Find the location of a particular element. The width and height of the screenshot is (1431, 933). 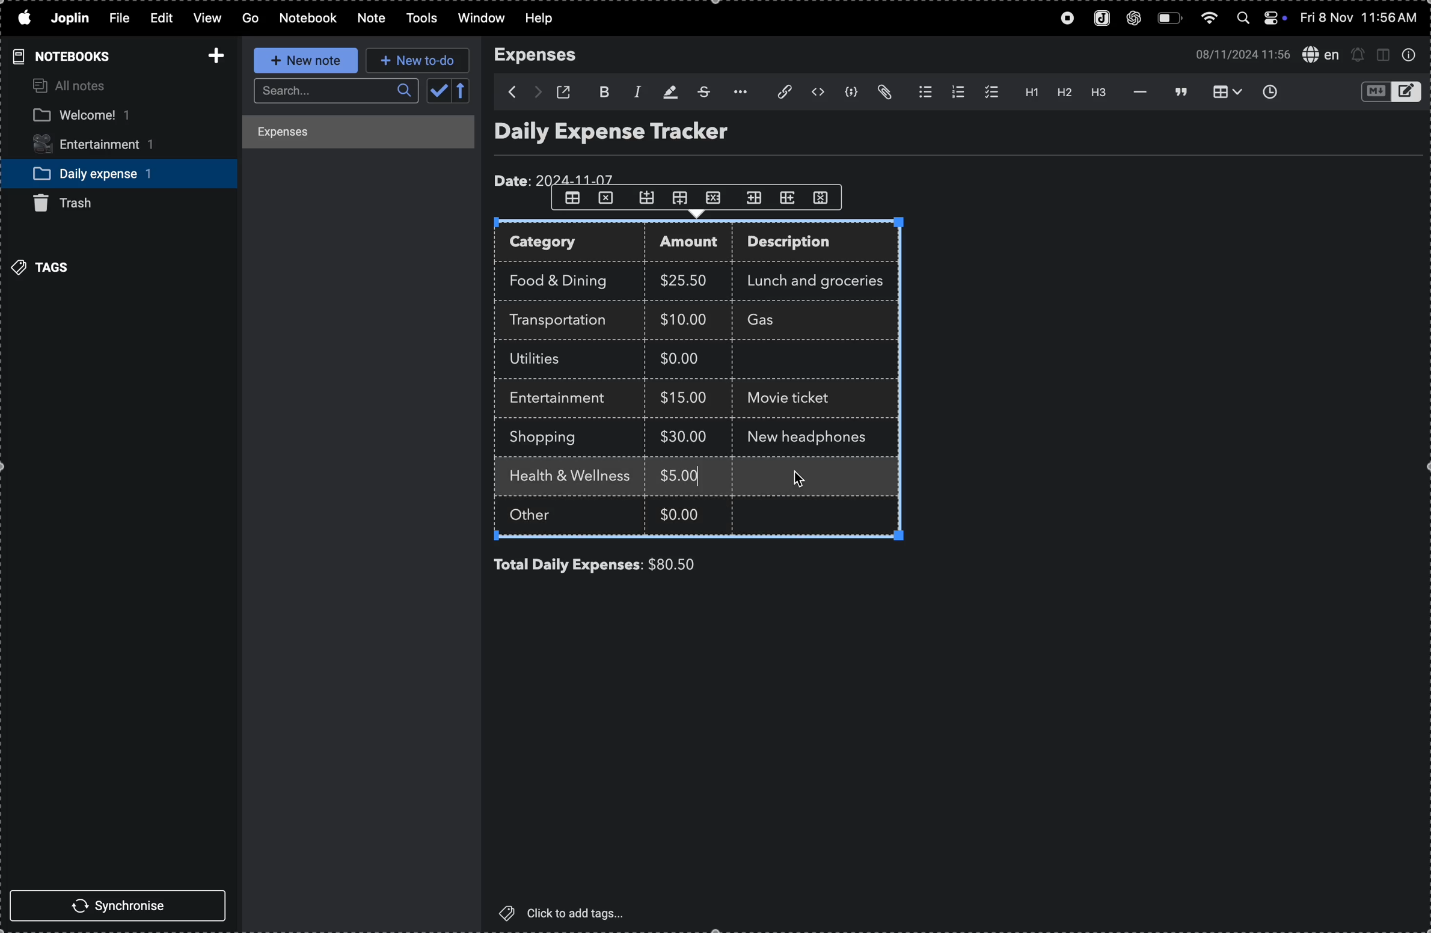

heading 2 is located at coordinates (1064, 94).